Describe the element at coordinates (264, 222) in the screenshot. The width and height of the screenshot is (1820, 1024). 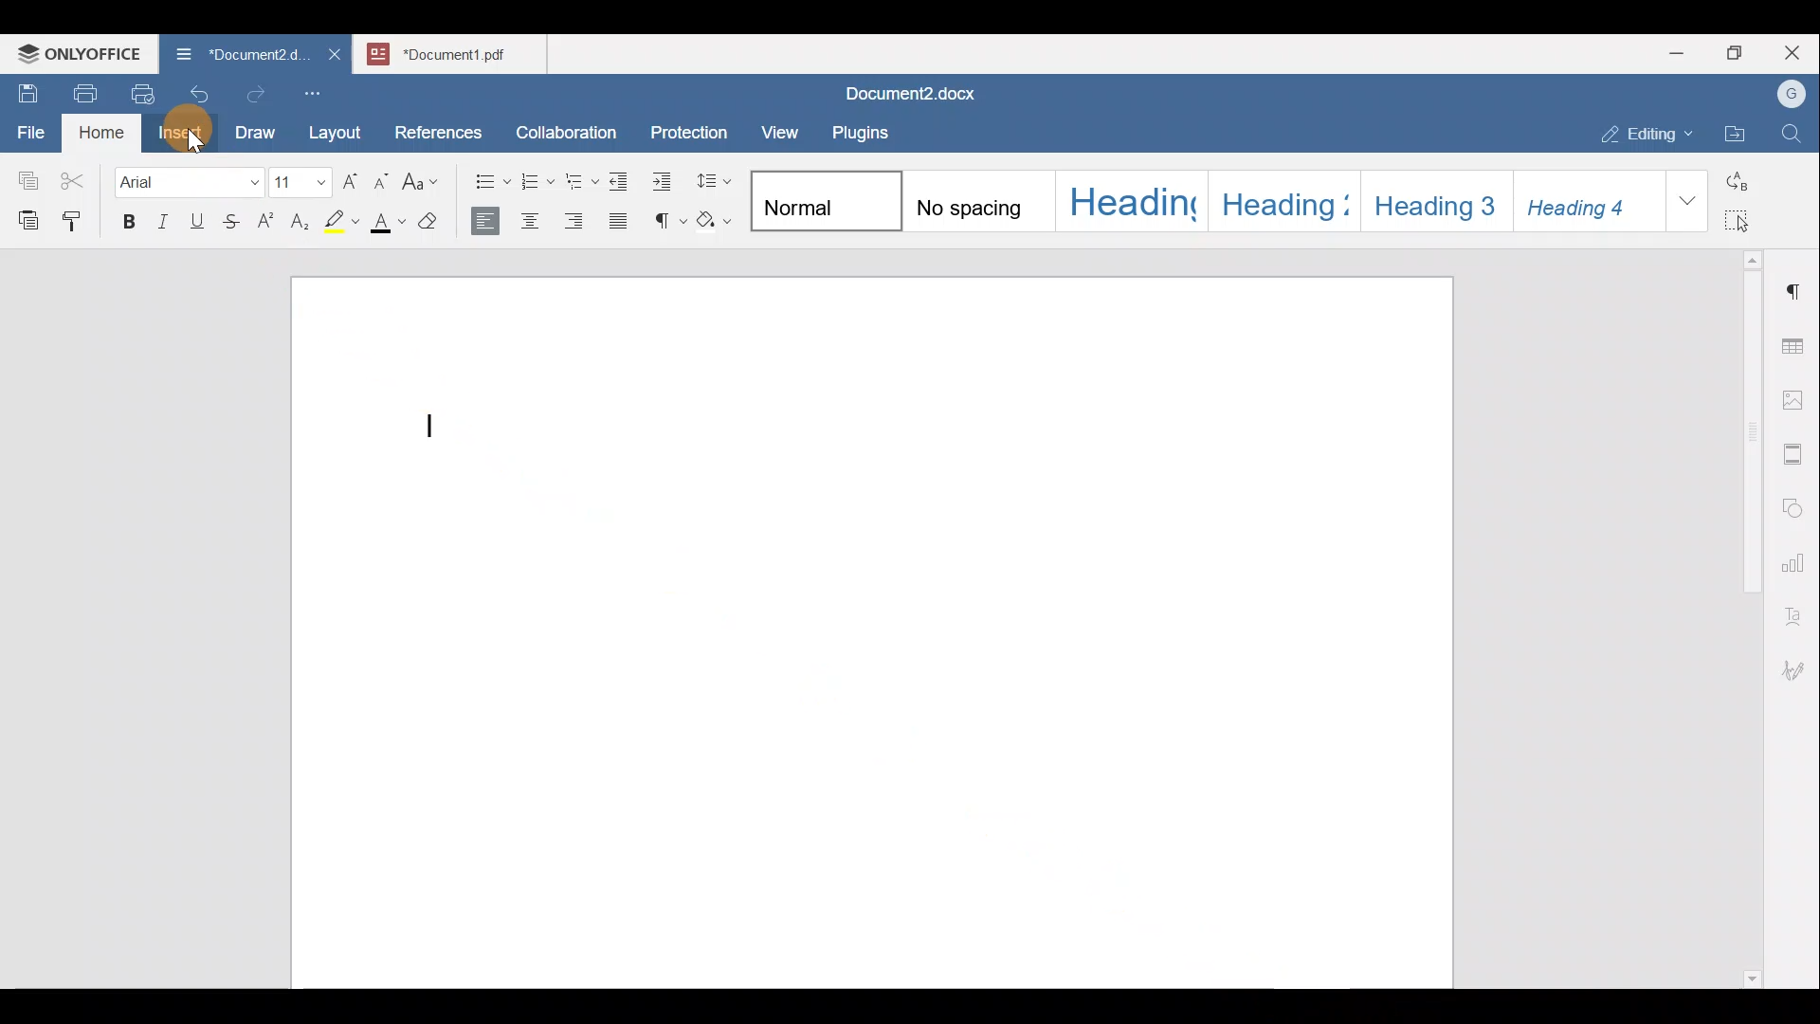
I see `Superscript` at that location.